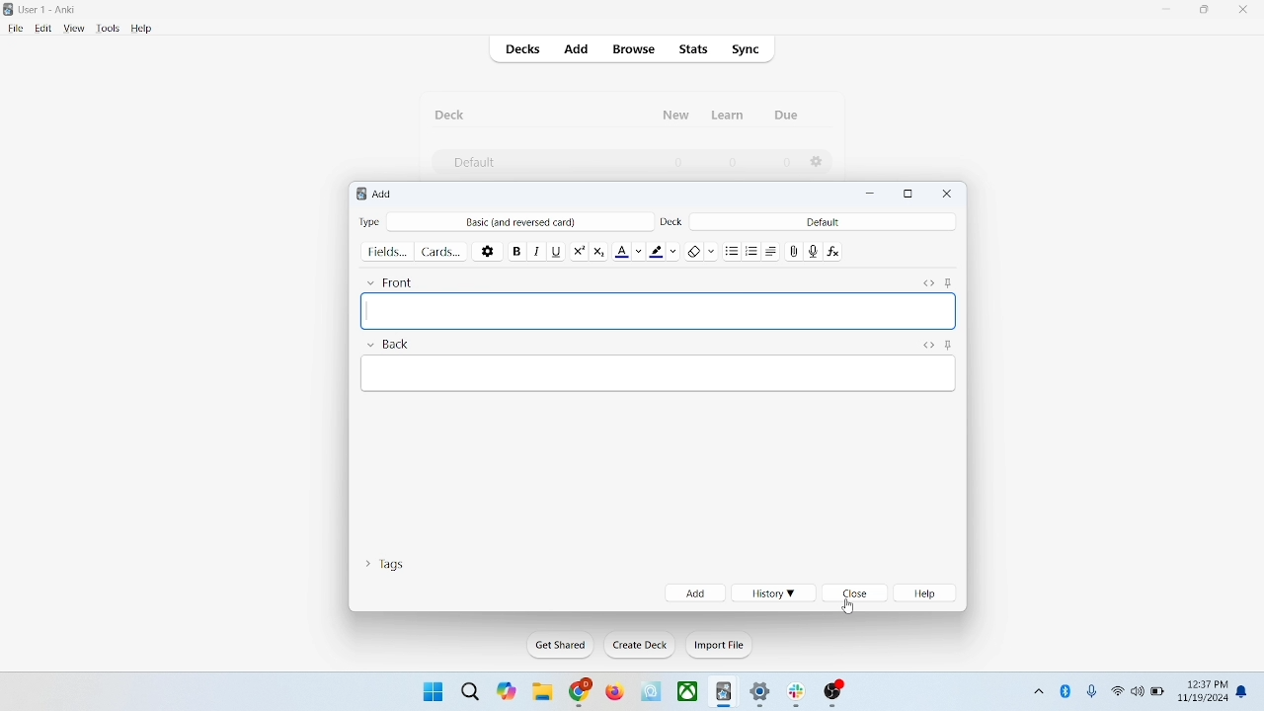 The height and width of the screenshot is (711, 1264). I want to click on 0, so click(786, 163).